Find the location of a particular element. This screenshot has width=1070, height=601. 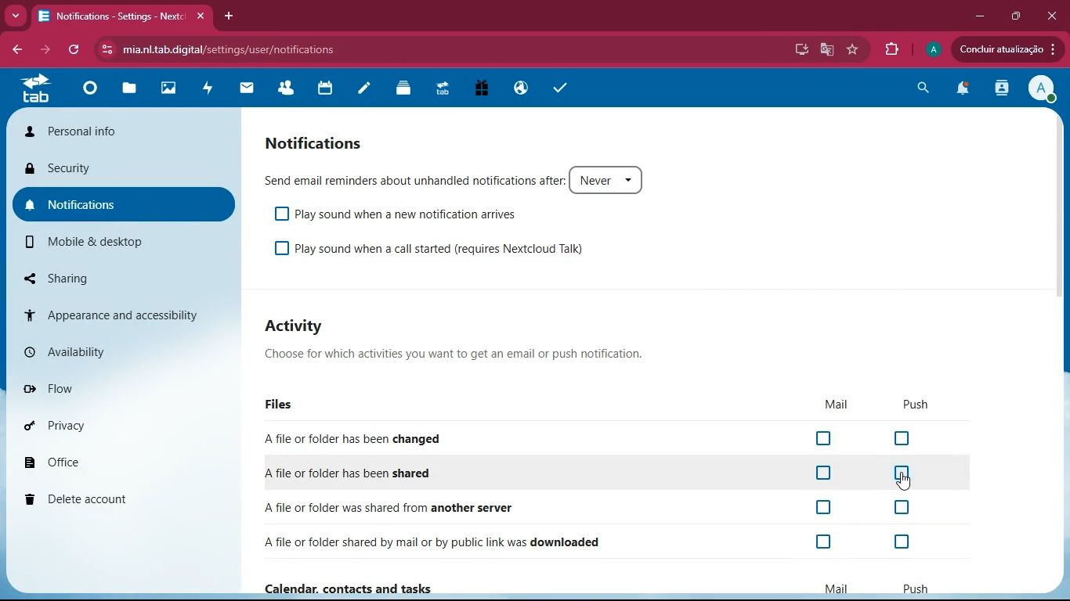

activity is located at coordinates (205, 88).